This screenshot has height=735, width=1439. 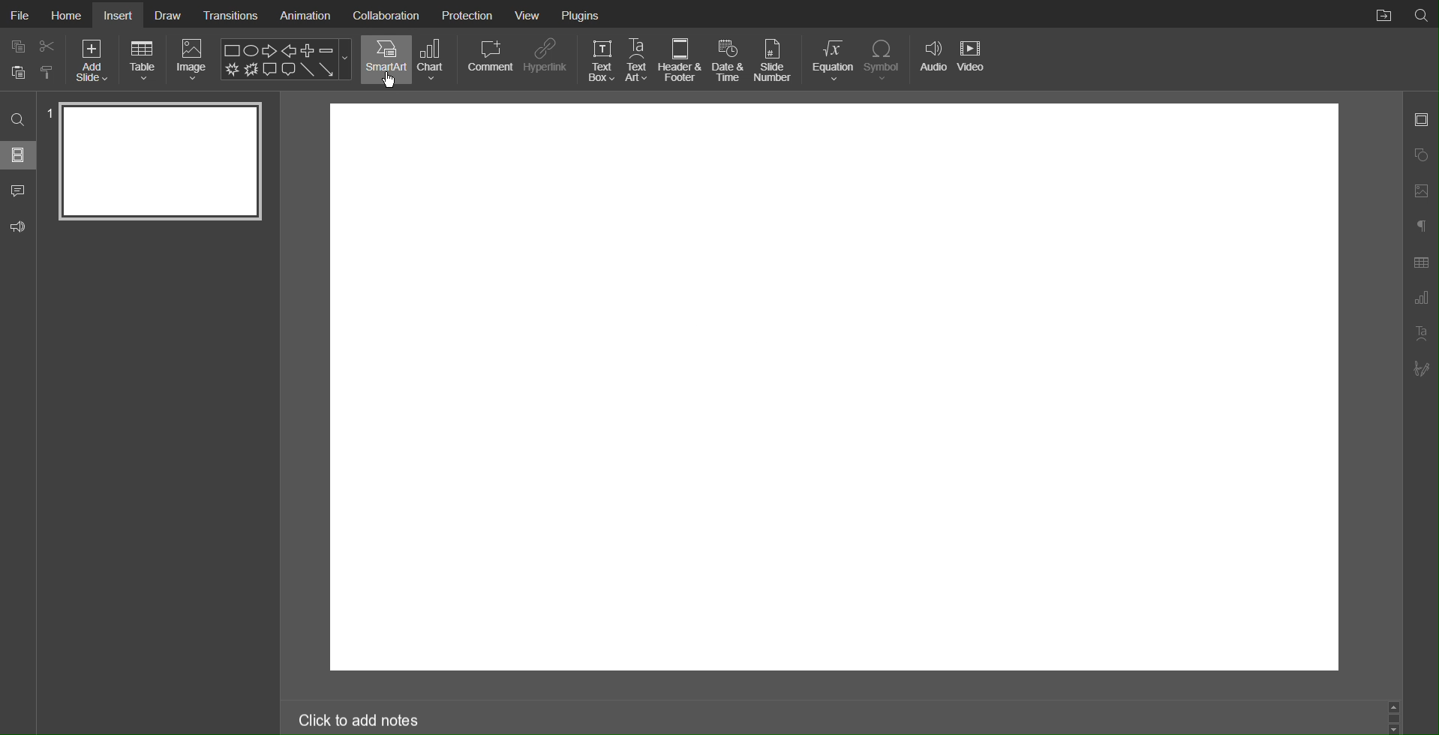 I want to click on slide number, so click(x=47, y=113).